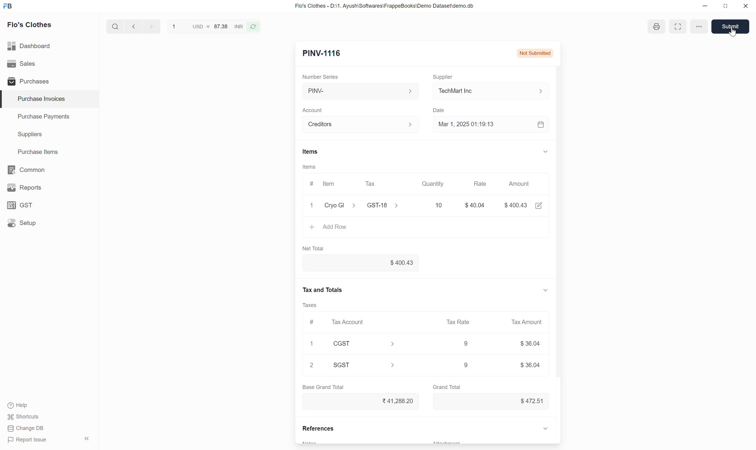 The width and height of the screenshot is (756, 450). I want to click on expand, so click(545, 151).